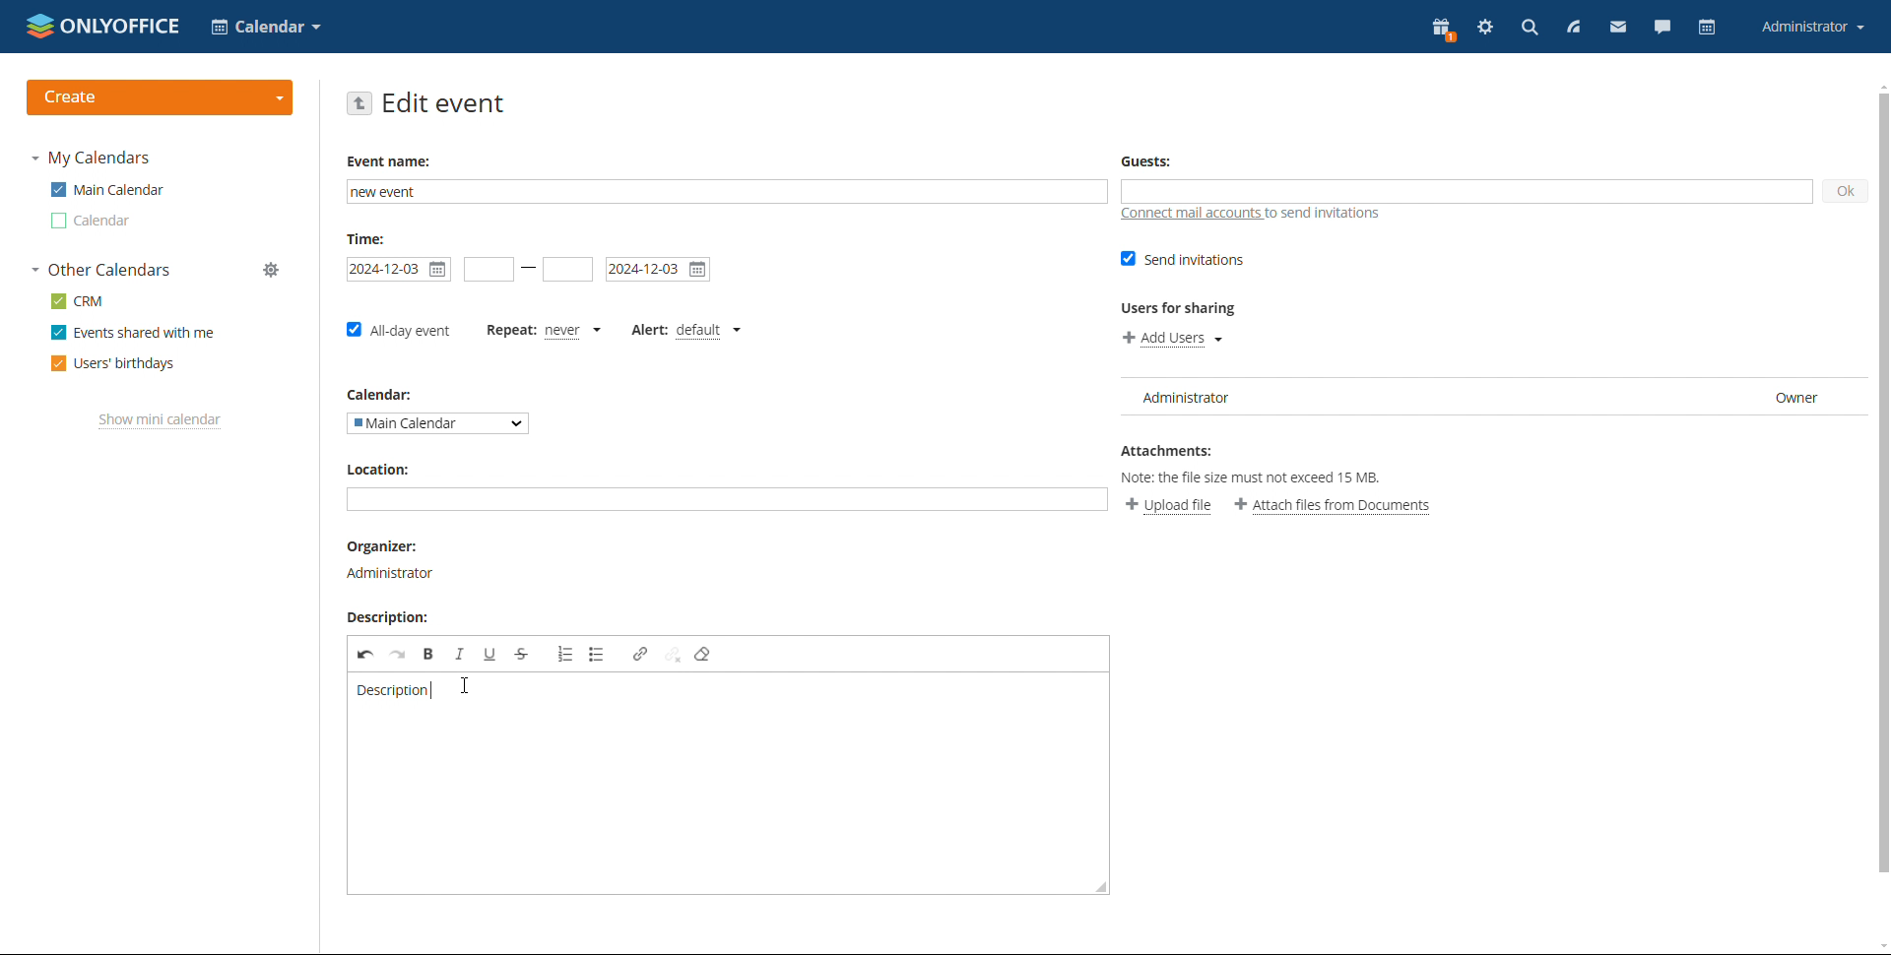  I want to click on end time, so click(567, 270).